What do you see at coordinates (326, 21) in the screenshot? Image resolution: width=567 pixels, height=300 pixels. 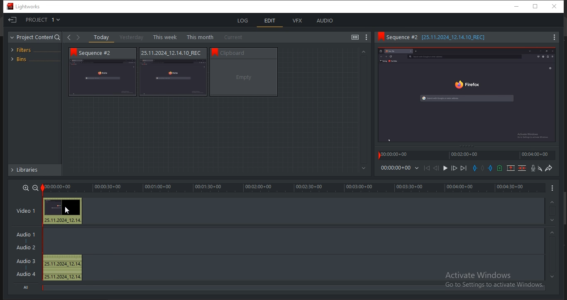 I see `audio` at bounding box center [326, 21].